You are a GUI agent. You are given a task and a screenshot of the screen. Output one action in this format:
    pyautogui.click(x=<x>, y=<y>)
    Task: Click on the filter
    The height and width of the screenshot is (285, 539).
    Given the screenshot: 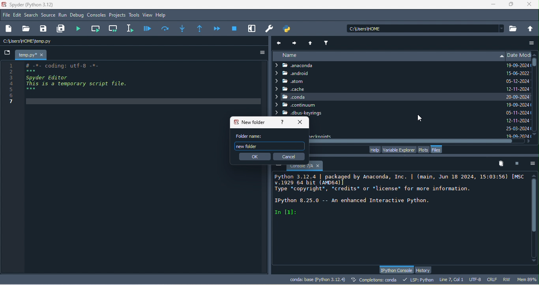 What is the action you would take?
    pyautogui.click(x=327, y=42)
    